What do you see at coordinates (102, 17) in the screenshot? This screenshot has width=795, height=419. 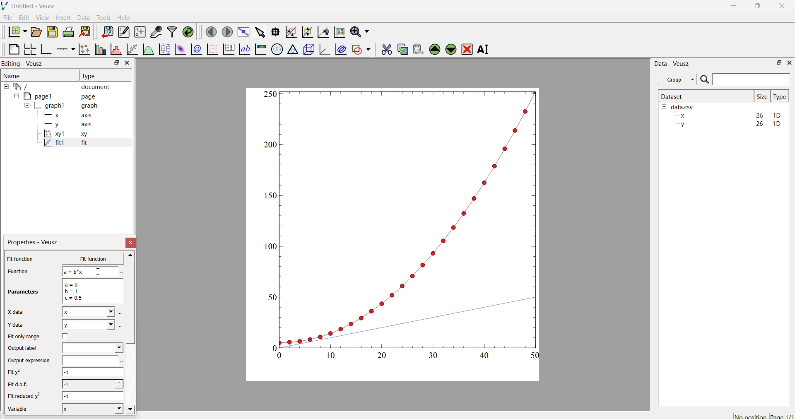 I see `Tools` at bounding box center [102, 17].